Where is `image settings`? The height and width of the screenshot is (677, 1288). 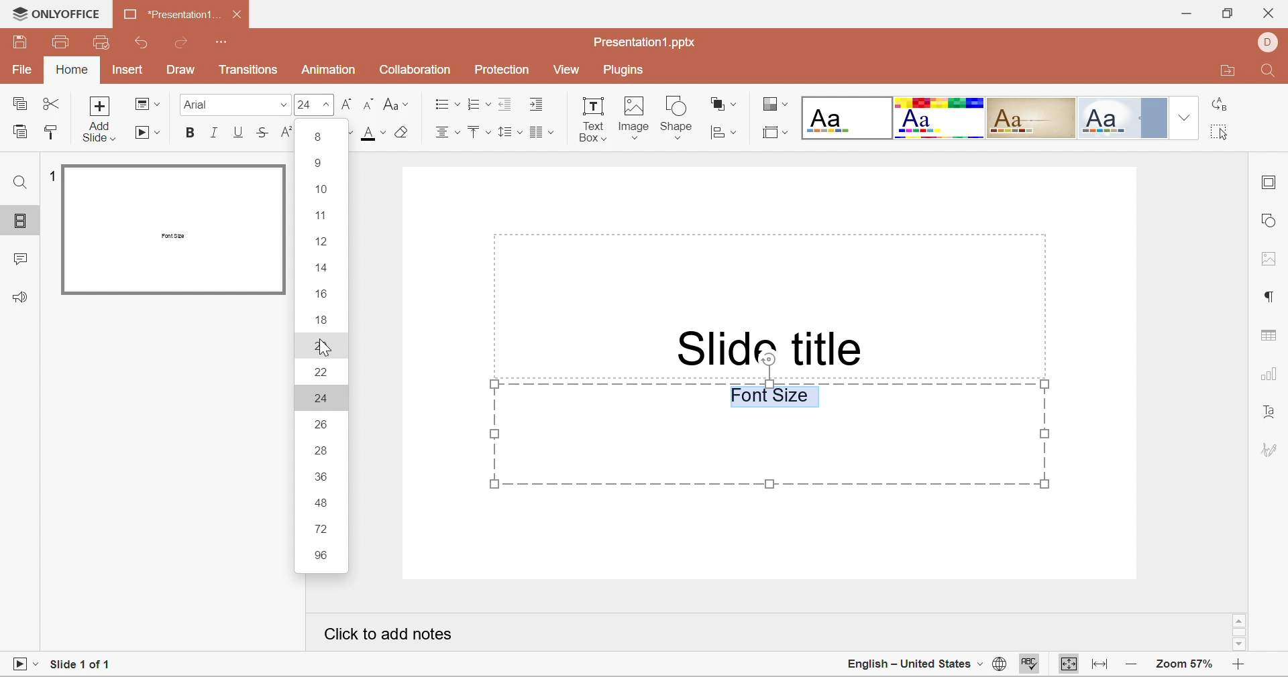 image settings is located at coordinates (1270, 259).